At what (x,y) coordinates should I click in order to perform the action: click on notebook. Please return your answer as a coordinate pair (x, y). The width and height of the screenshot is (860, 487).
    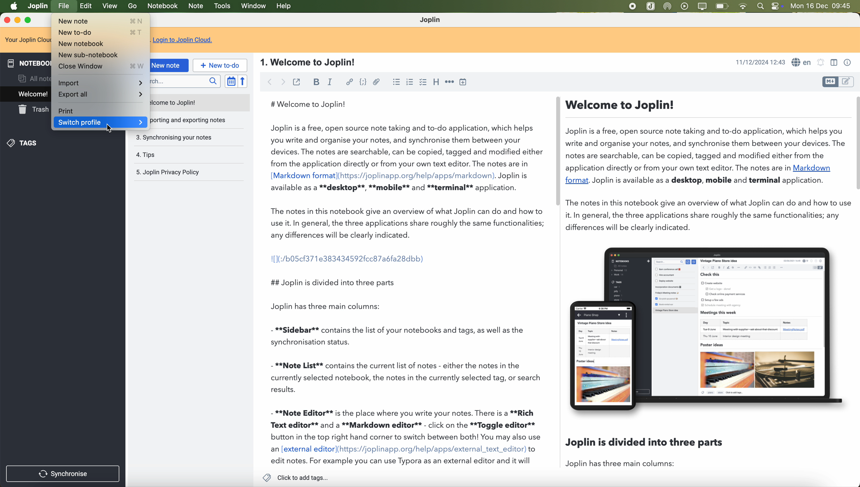
    Looking at the image, I should click on (162, 6).